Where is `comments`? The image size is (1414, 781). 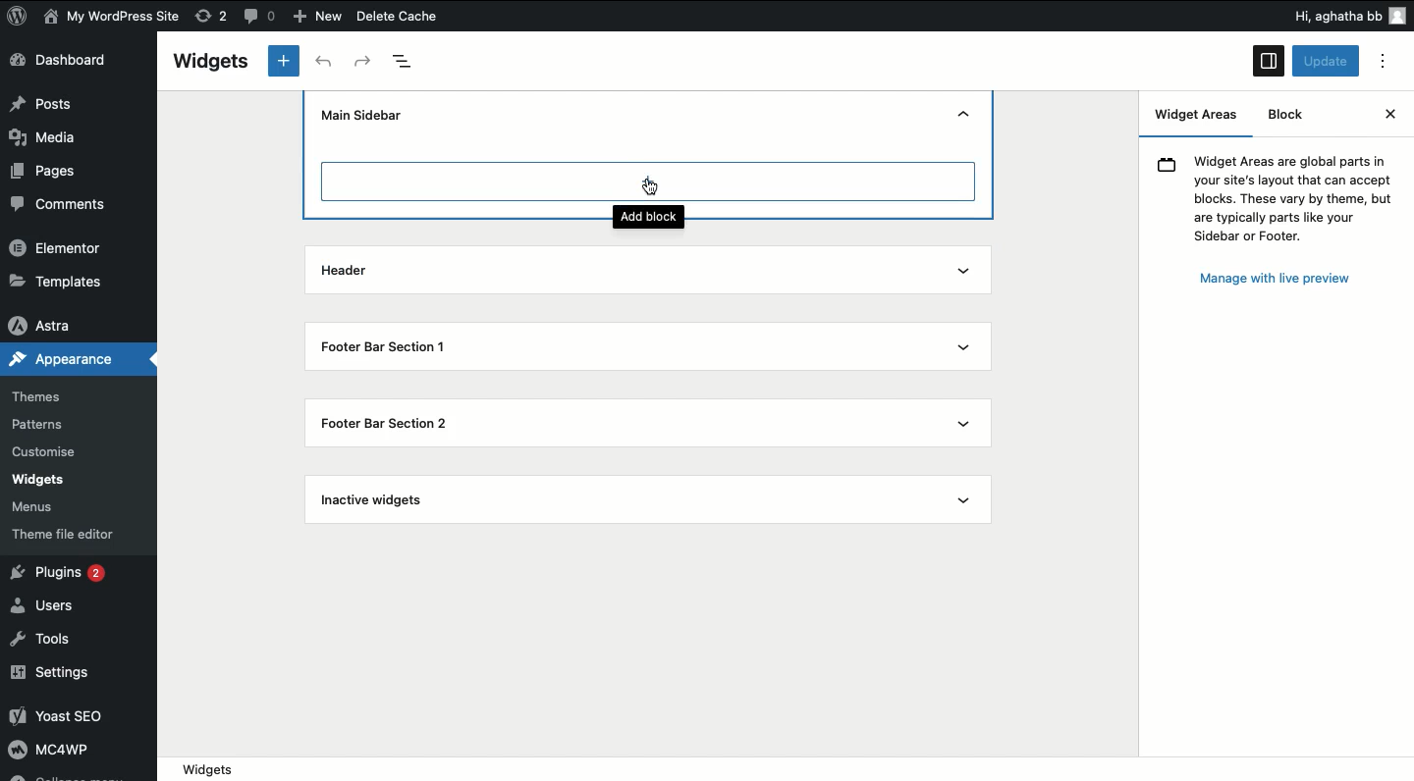
comments is located at coordinates (261, 18).